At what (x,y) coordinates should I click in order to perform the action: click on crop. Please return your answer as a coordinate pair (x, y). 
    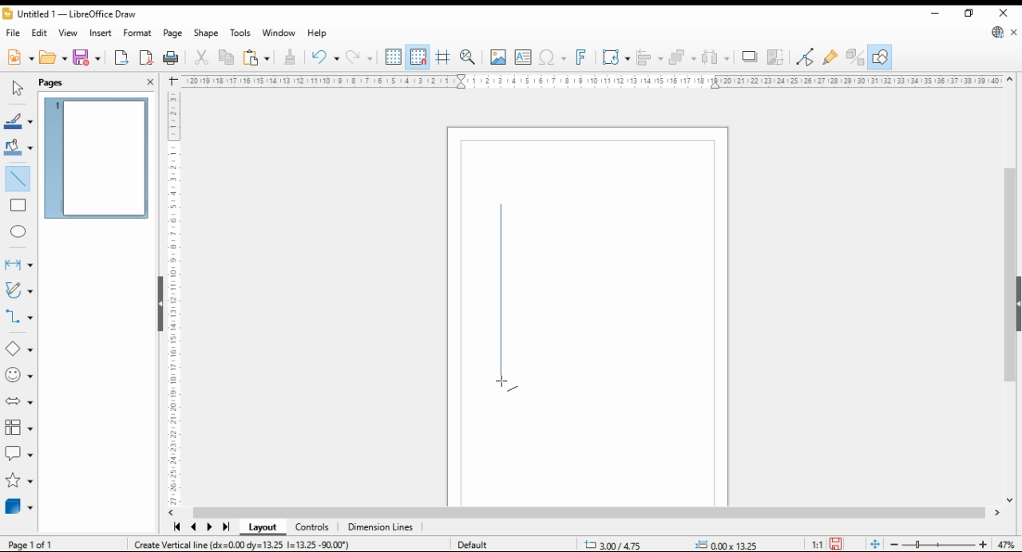
    Looking at the image, I should click on (776, 57).